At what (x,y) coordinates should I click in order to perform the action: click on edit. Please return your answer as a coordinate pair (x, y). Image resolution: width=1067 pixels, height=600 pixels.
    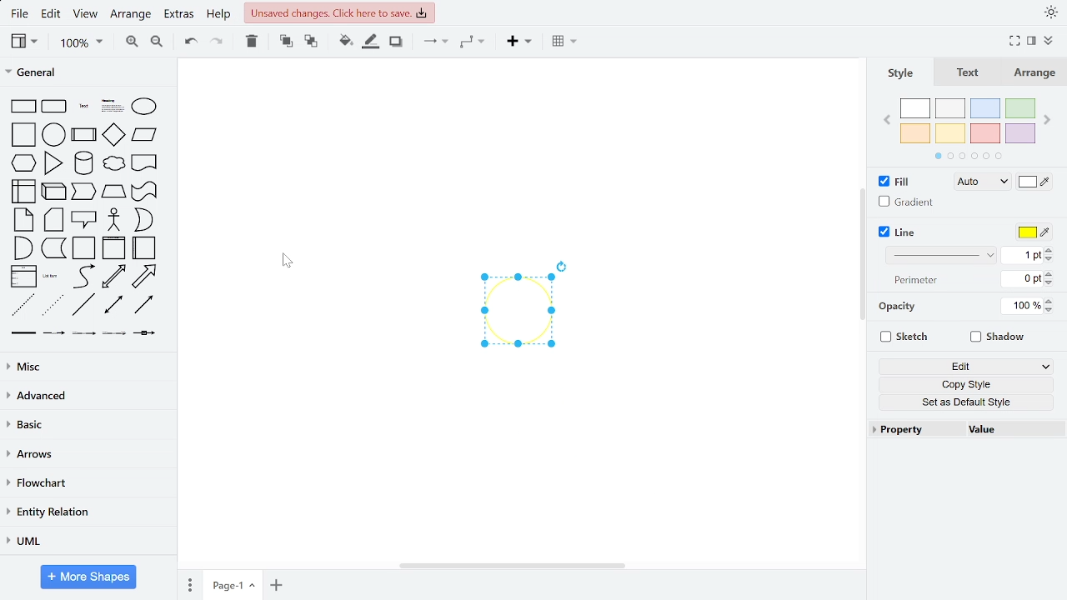
    Looking at the image, I should click on (52, 16).